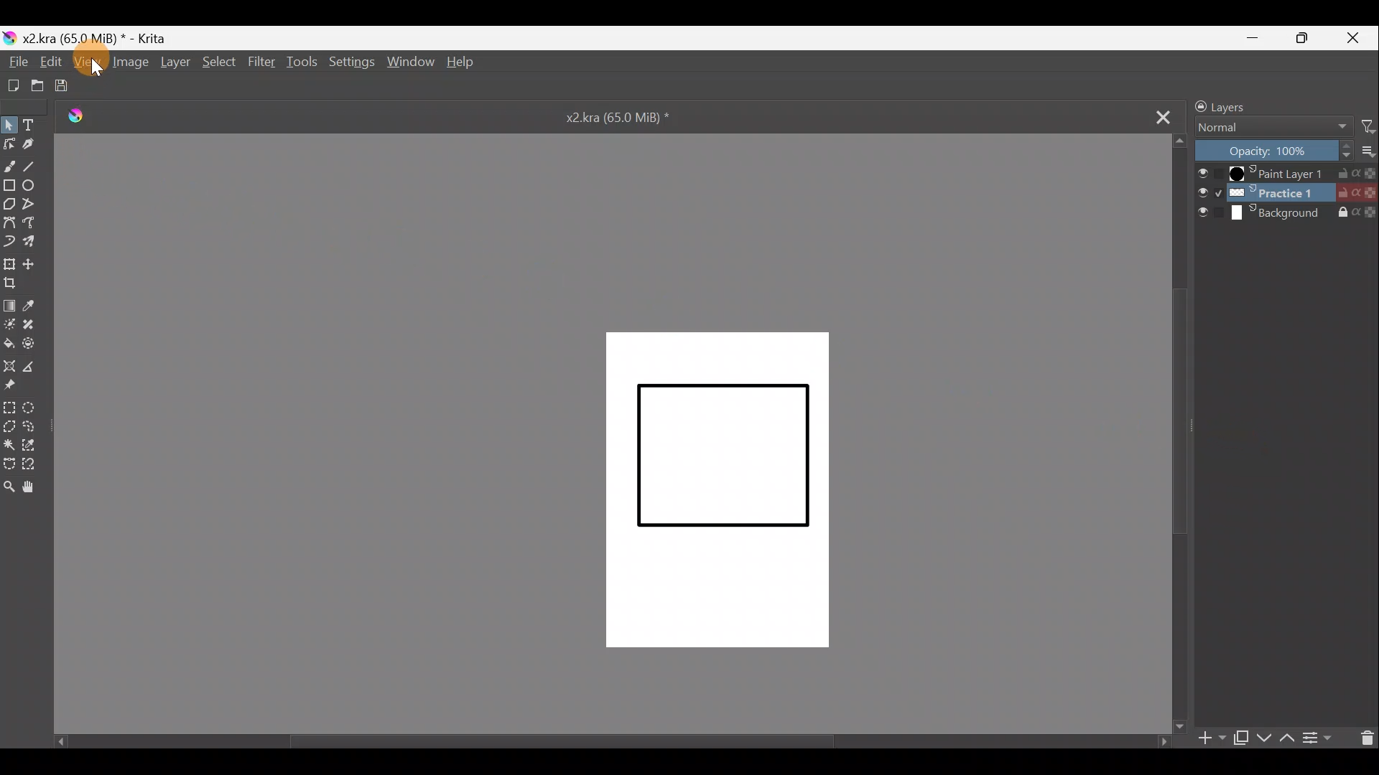  What do you see at coordinates (35, 143) in the screenshot?
I see `Calligraphy` at bounding box center [35, 143].